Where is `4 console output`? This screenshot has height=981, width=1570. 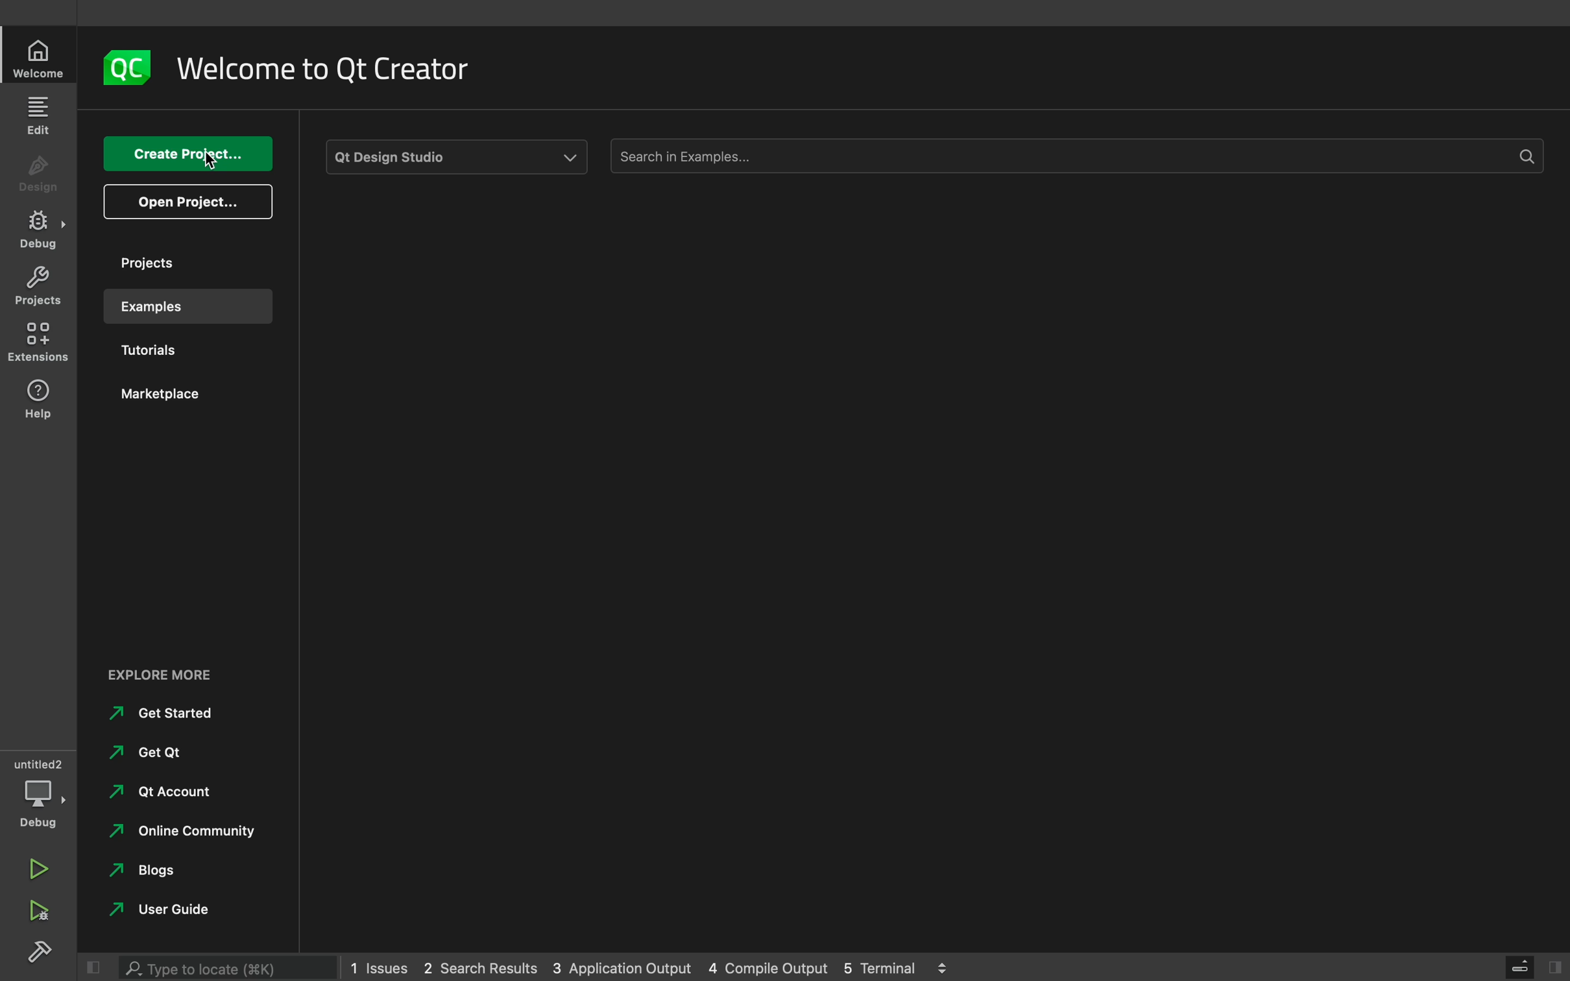 4 console output is located at coordinates (771, 969).